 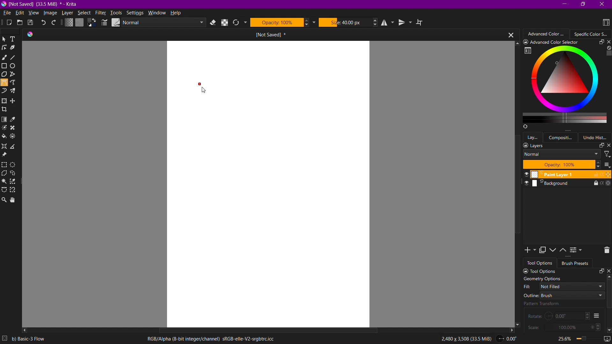 I want to click on Fill area with color, so click(x=4, y=137).